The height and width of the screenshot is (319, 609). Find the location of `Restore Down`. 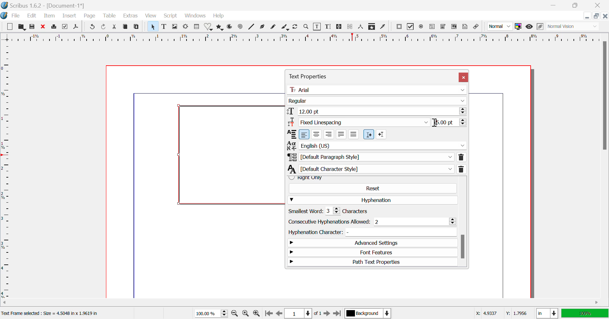

Restore Down is located at coordinates (555, 5).